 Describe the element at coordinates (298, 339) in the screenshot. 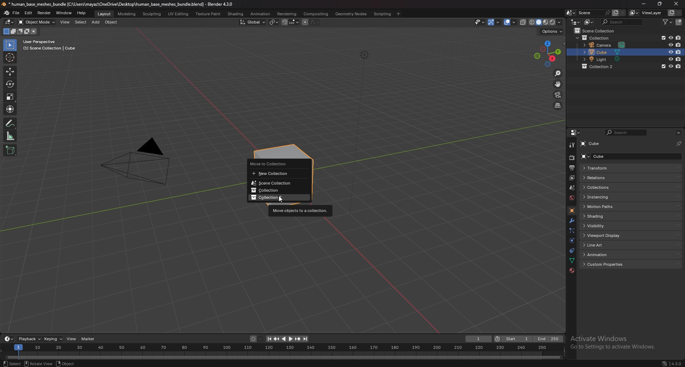

I see `jump to keyframe` at that location.